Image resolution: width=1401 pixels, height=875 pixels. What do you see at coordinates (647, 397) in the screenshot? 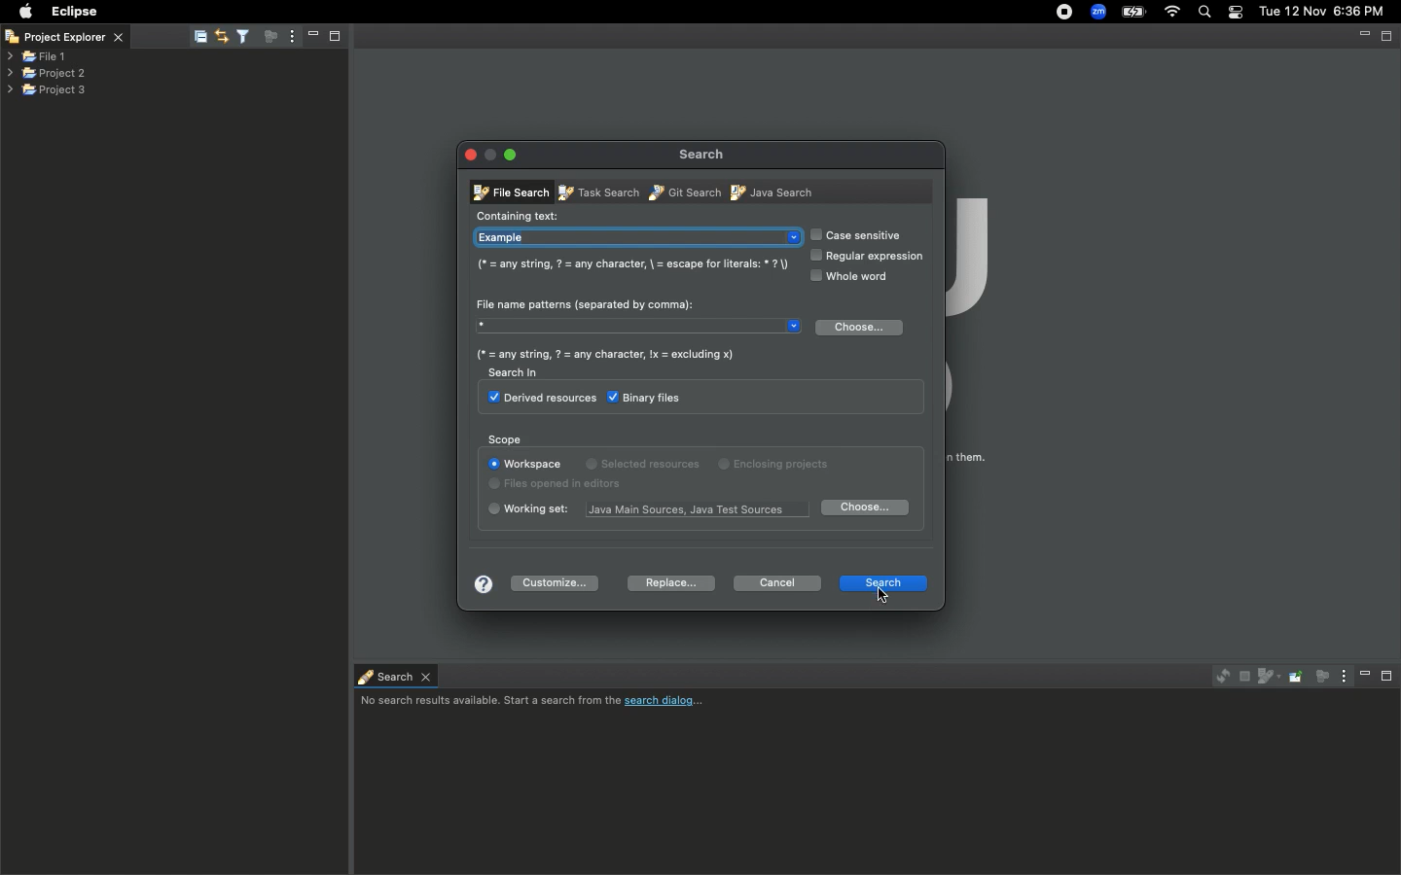
I see `Binary files` at bounding box center [647, 397].